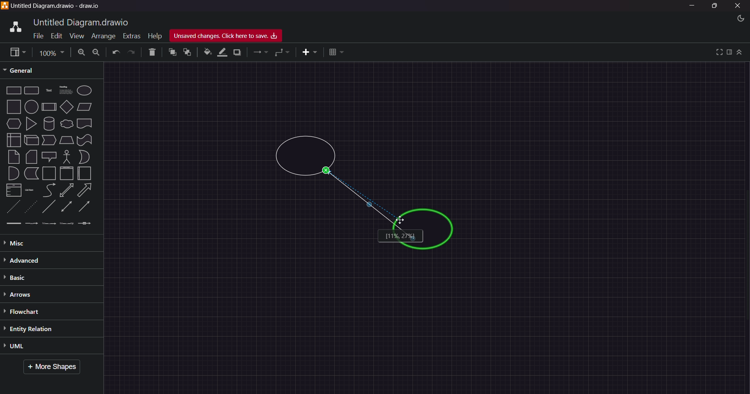 The height and width of the screenshot is (394, 750). I want to click on shadow, so click(239, 52).